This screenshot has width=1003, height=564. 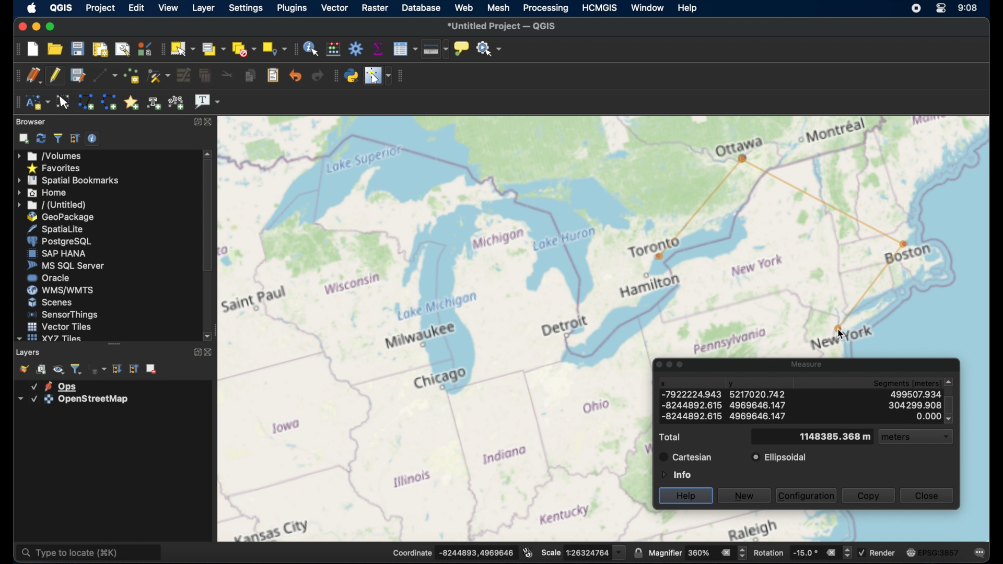 I want to click on measure, so click(x=804, y=363).